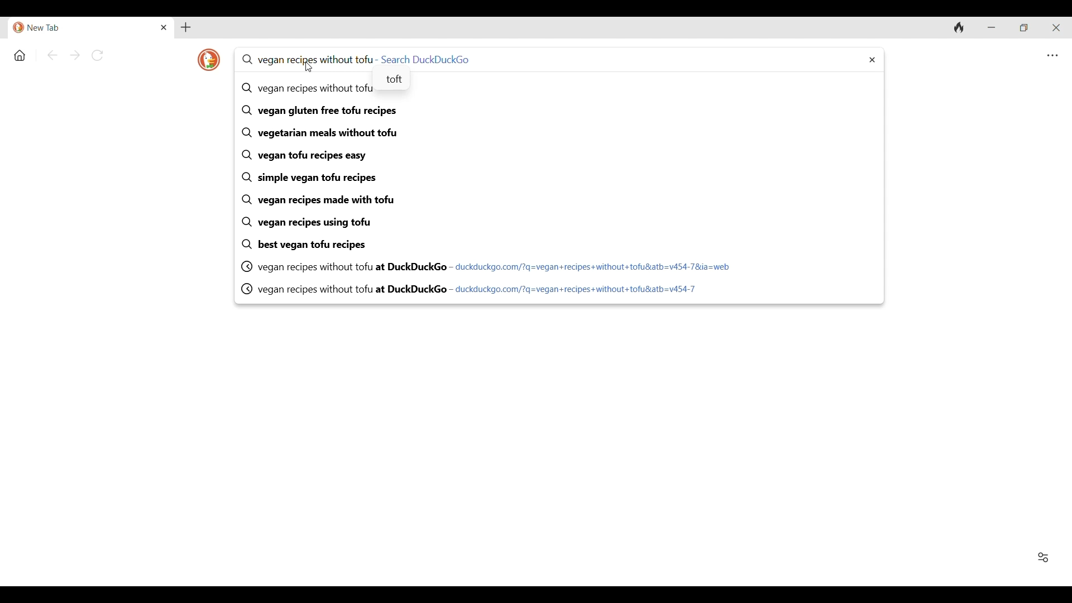  What do you see at coordinates (82, 28) in the screenshot?
I see `New Tab` at bounding box center [82, 28].